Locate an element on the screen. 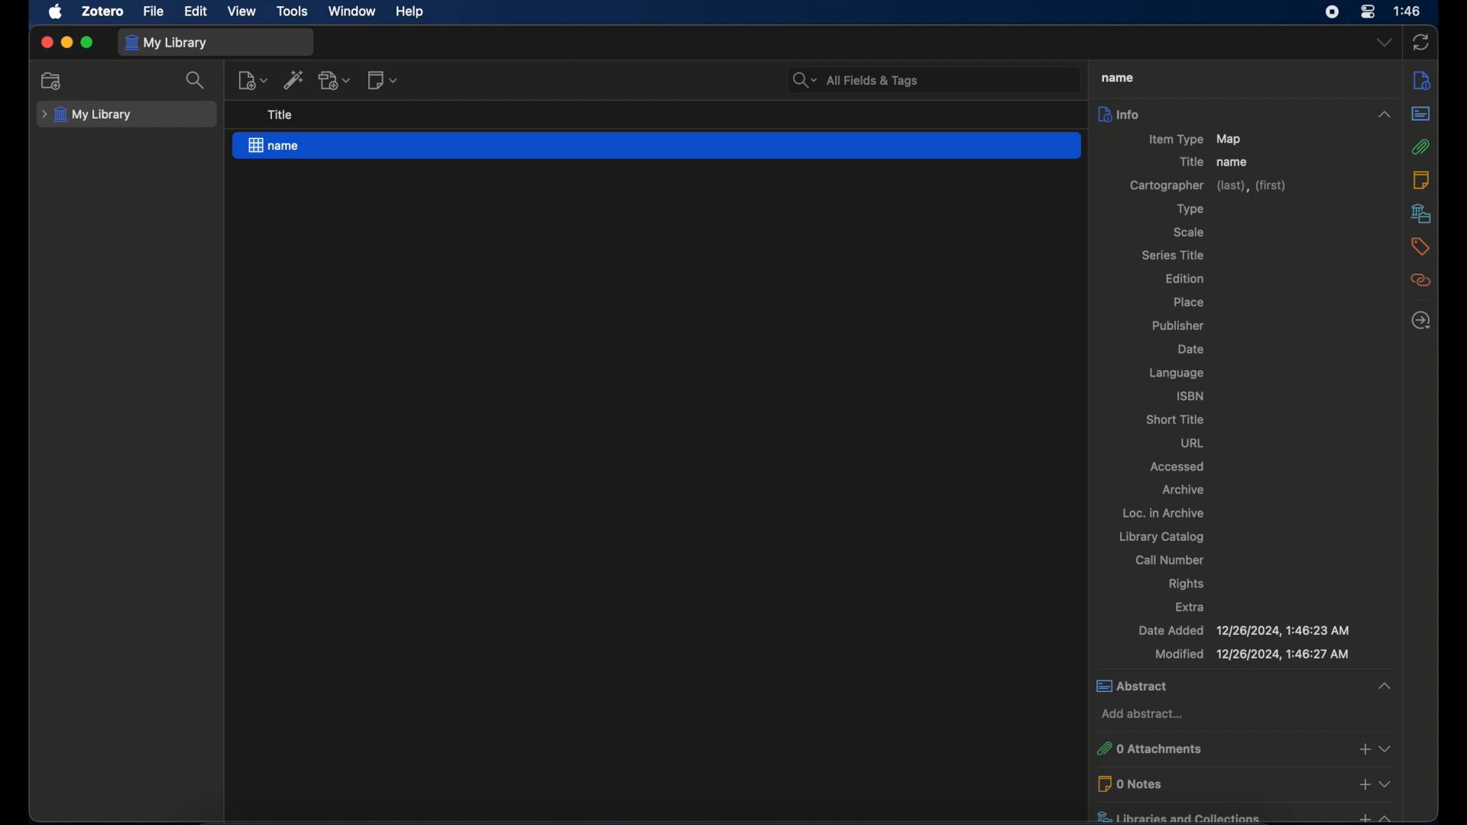 Image resolution: width=1467 pixels, height=825 pixels. new collection is located at coordinates (53, 80).